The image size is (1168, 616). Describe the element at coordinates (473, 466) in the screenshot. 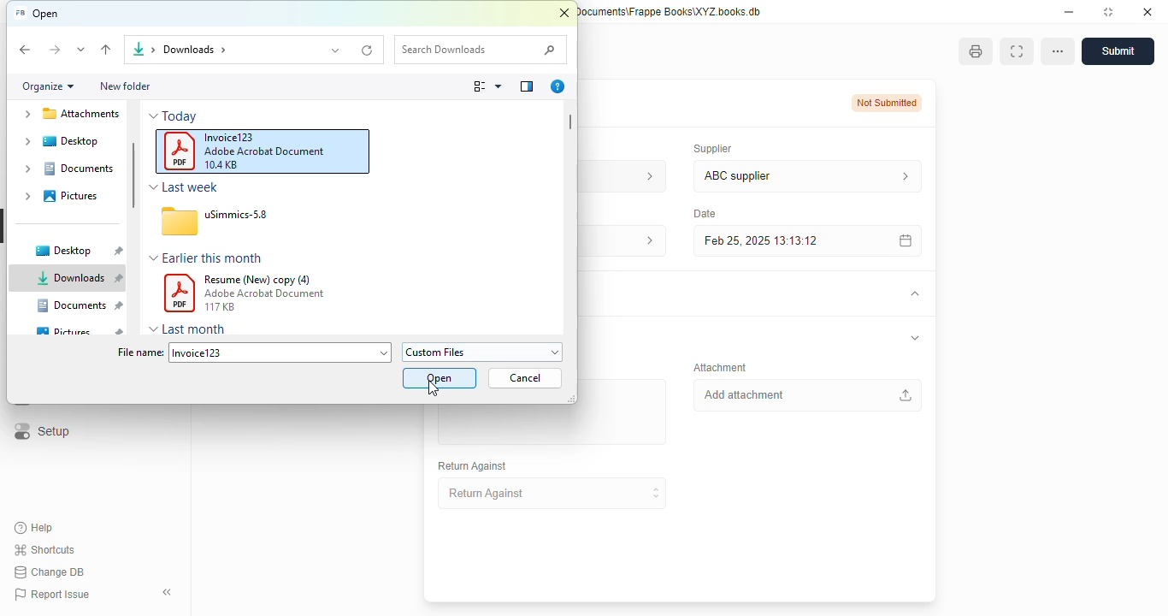

I see `return against` at that location.